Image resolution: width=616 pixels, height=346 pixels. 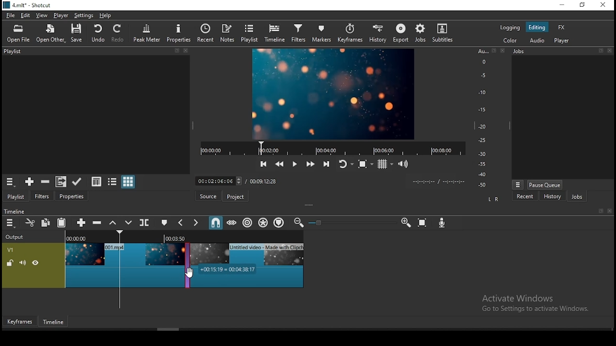 I want to click on elapsed time, so click(x=220, y=180).